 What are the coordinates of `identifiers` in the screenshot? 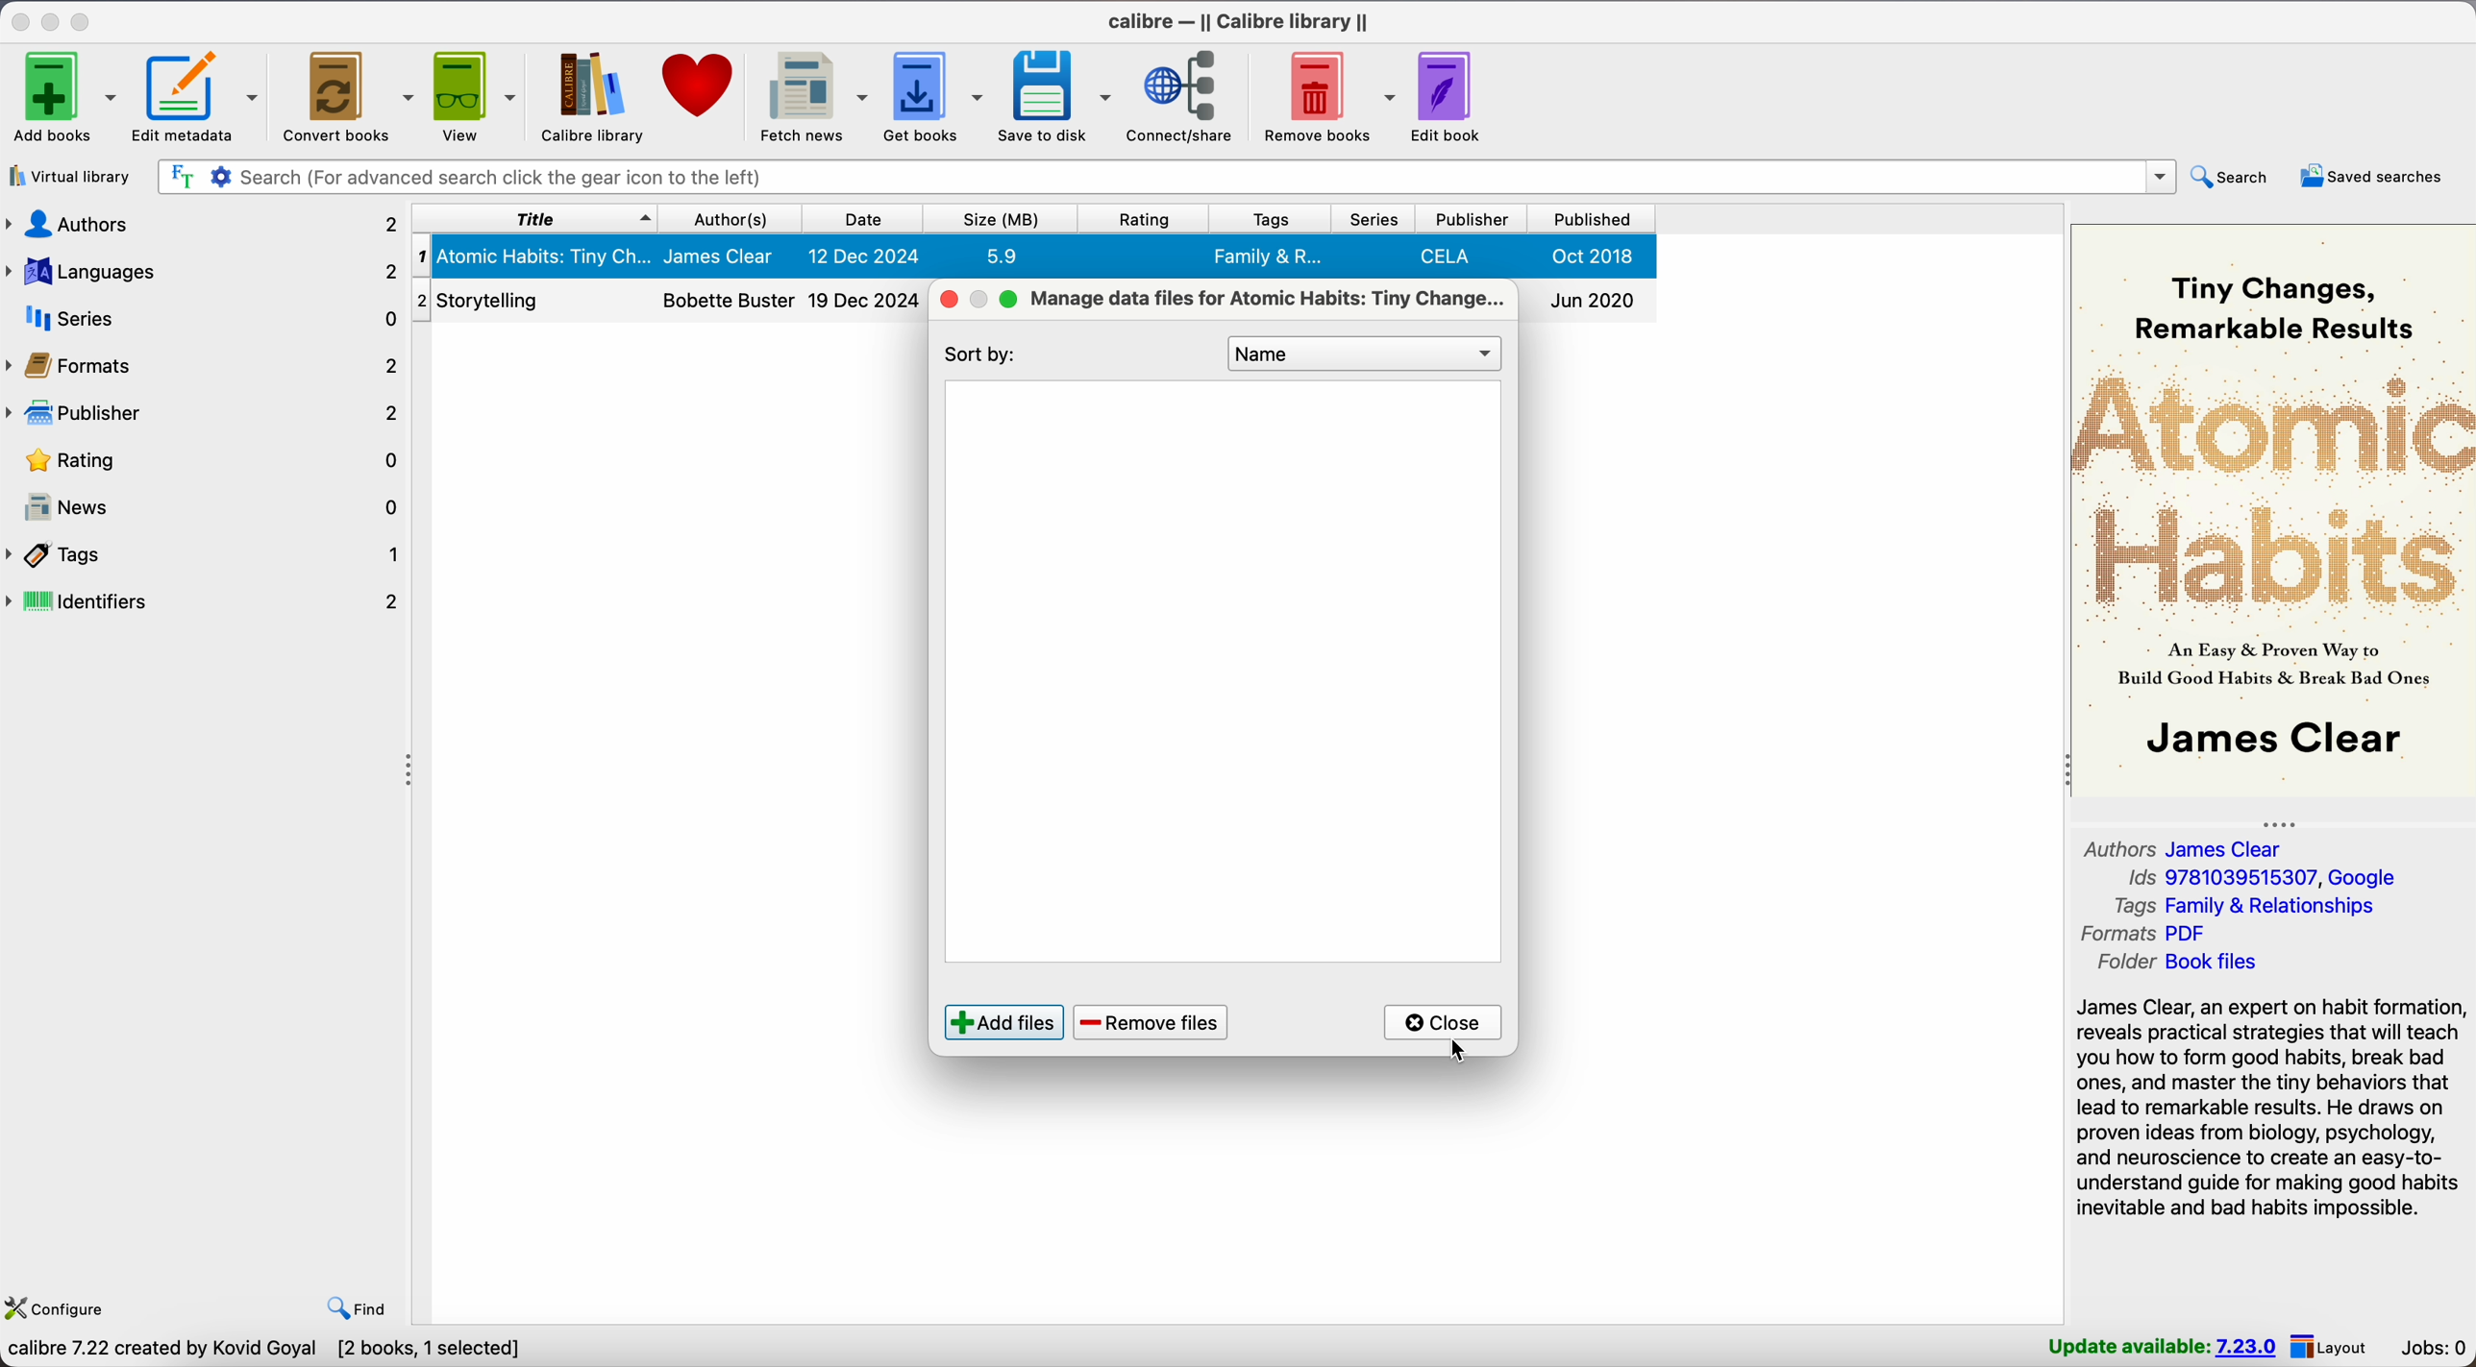 It's located at (208, 602).